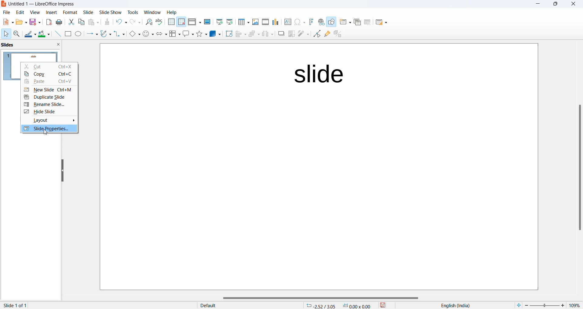  What do you see at coordinates (95, 22) in the screenshot?
I see `paste options` at bounding box center [95, 22].